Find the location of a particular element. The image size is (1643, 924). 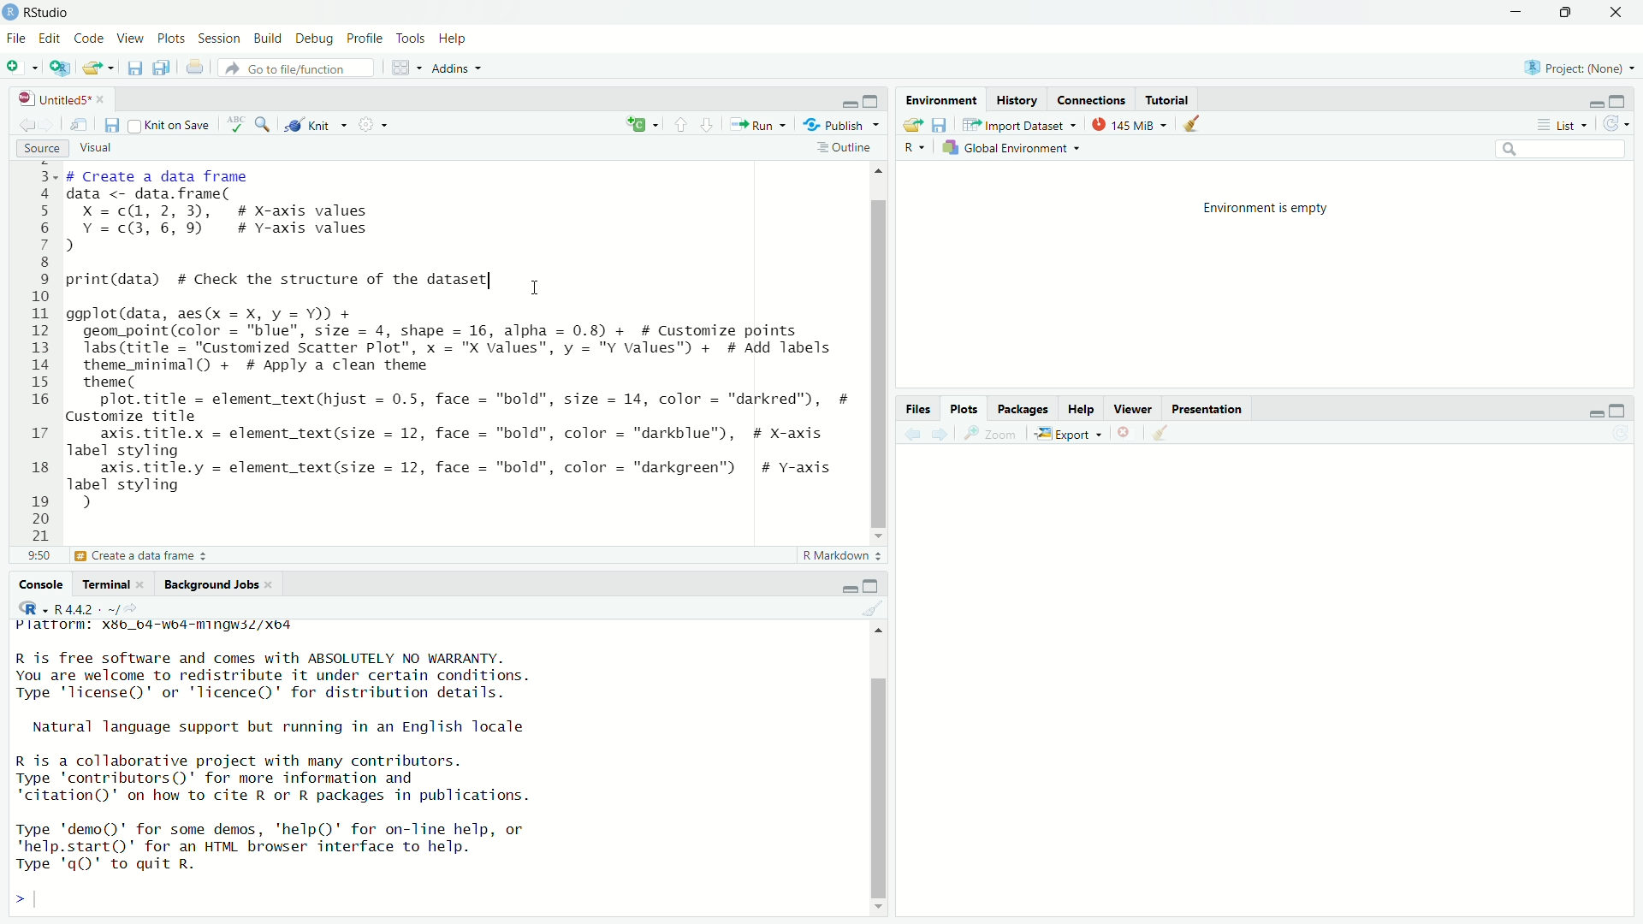

Project (None) is located at coordinates (1577, 68).